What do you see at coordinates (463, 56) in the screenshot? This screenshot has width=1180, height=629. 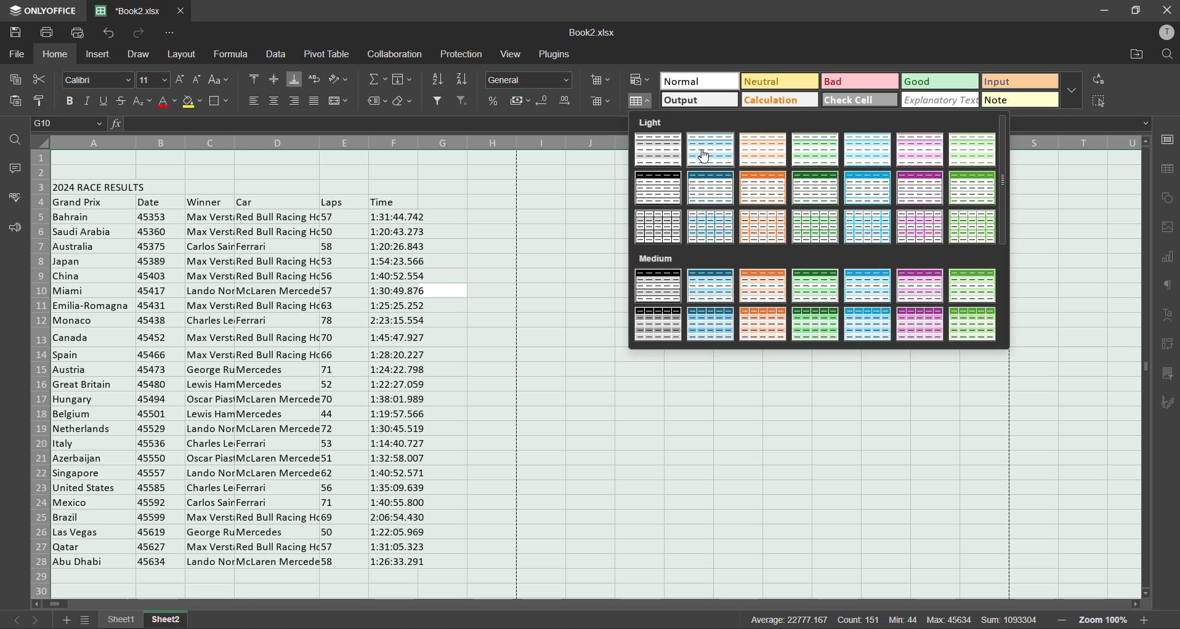 I see `protection` at bounding box center [463, 56].